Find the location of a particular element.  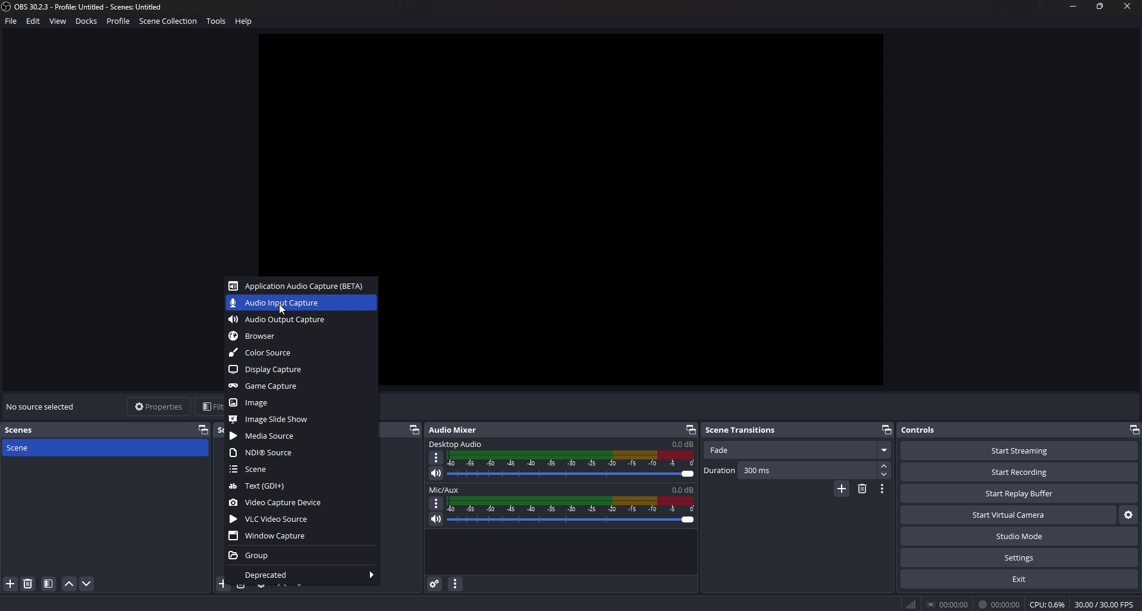

pop out is located at coordinates (689, 429).